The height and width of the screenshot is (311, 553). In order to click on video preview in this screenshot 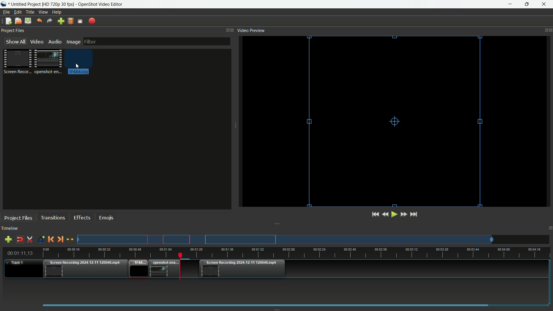, I will do `click(396, 121)`.